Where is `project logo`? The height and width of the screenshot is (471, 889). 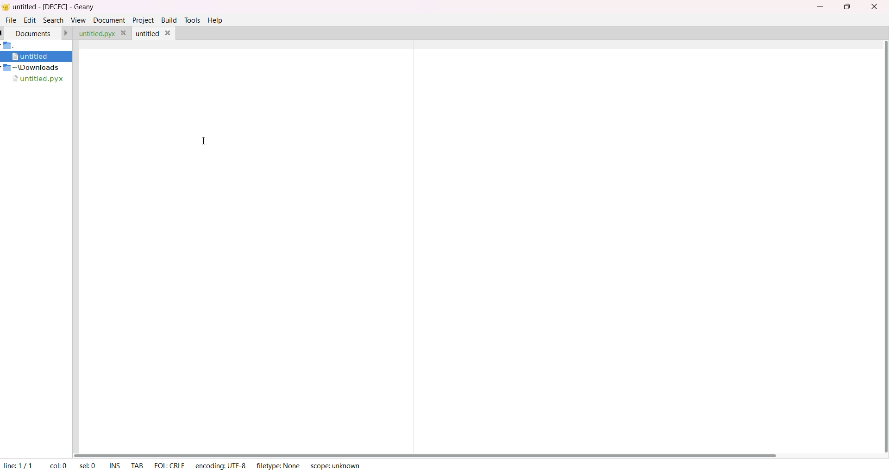
project logo is located at coordinates (10, 46).